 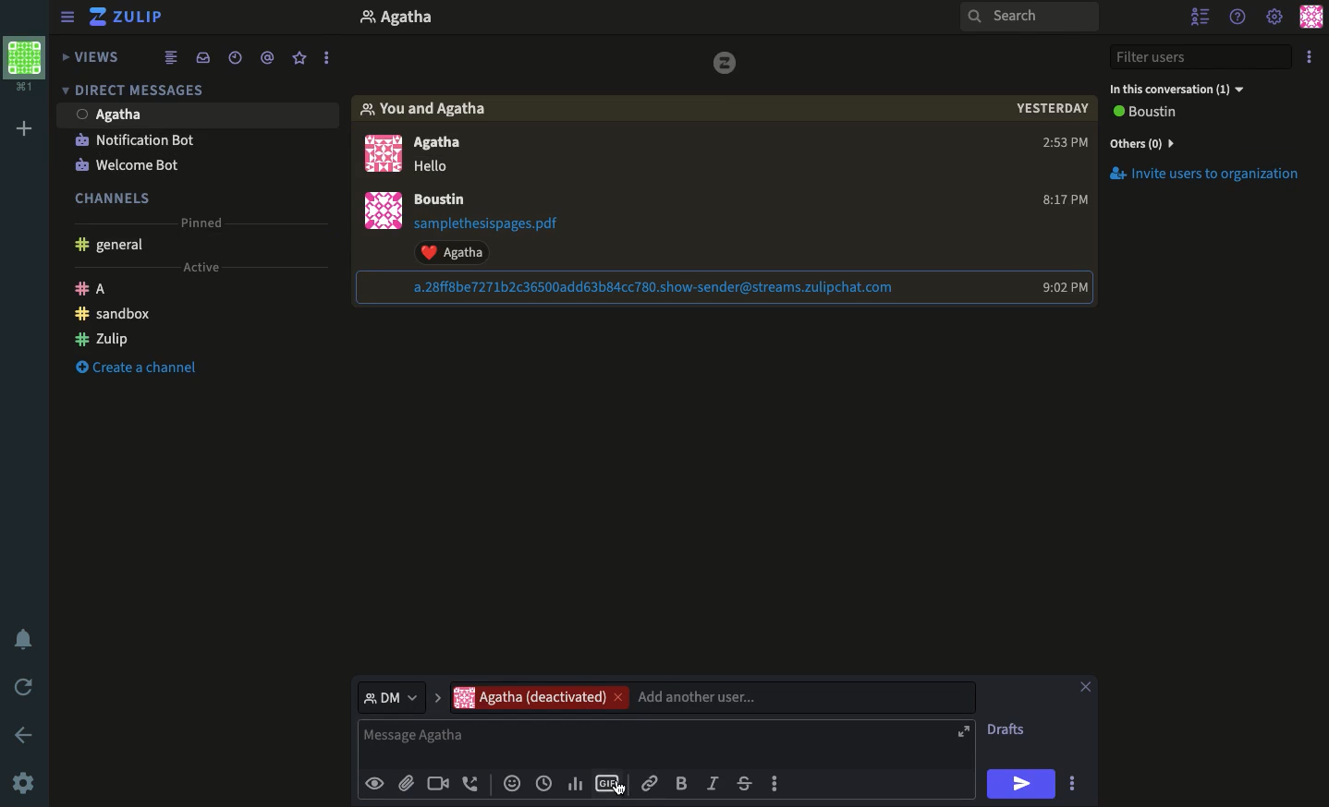 I want to click on Workspace profile, so click(x=25, y=59).